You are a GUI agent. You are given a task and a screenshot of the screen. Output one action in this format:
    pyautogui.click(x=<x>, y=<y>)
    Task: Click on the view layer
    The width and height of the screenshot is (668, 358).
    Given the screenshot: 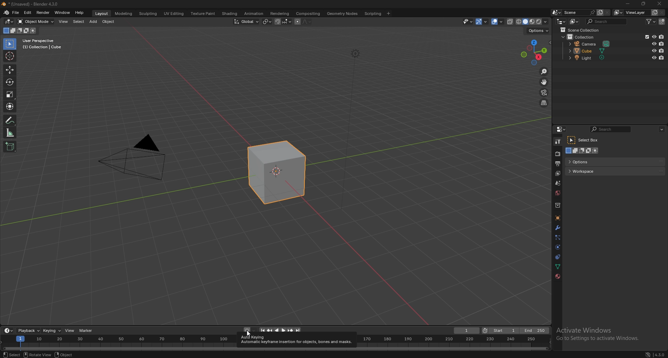 What is the action you would take?
    pyautogui.click(x=558, y=173)
    